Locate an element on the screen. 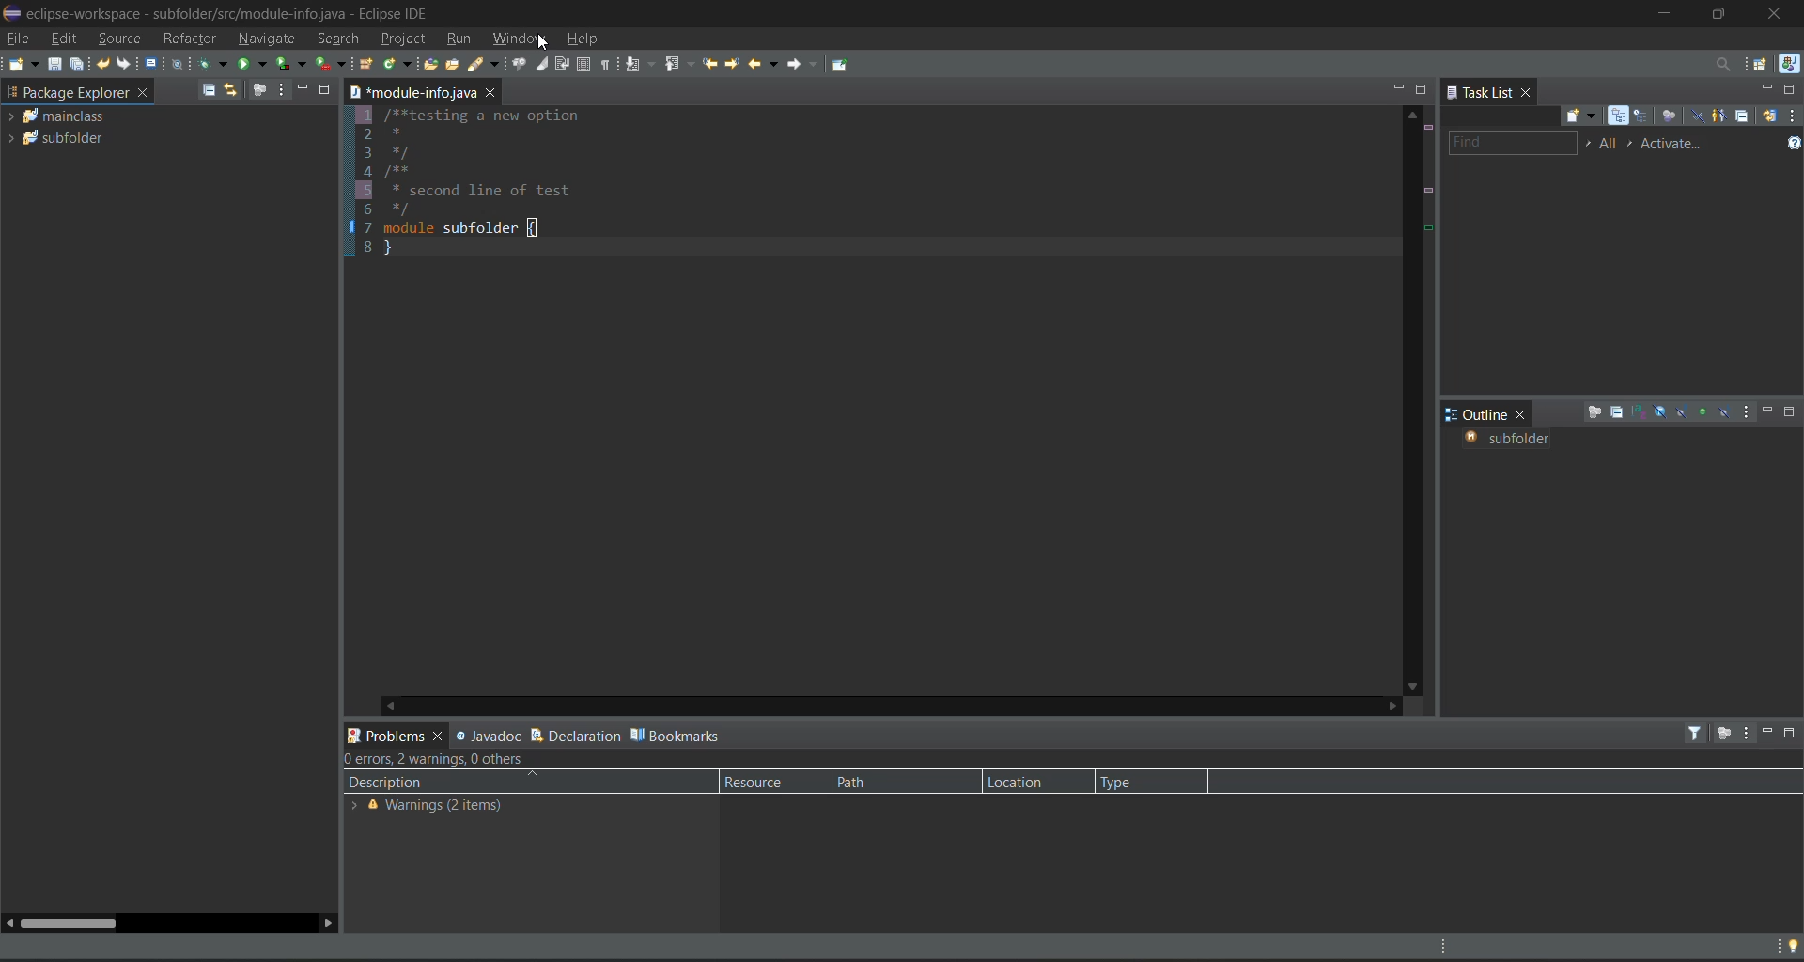 This screenshot has width=1804, height=962. » eclipse-workspace - subfolder/src/module-info.java - Eclipse IDE is located at coordinates (240, 11).